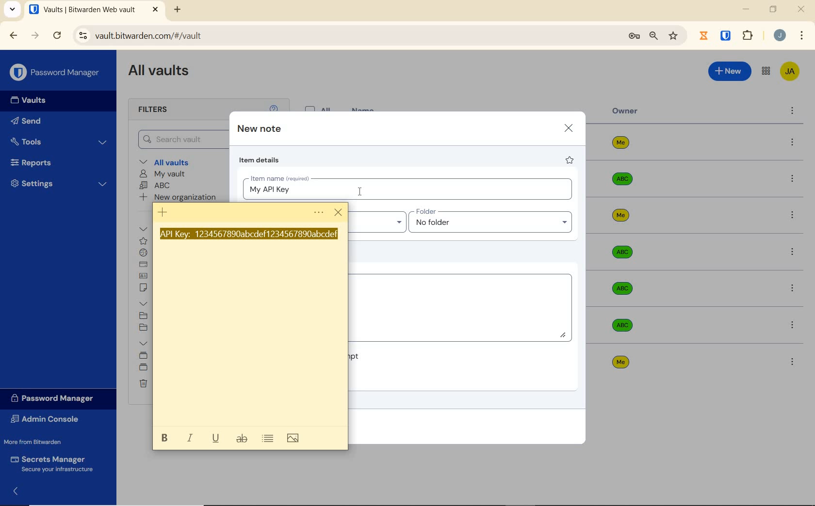 The image size is (815, 506). What do you see at coordinates (726, 36) in the screenshot?
I see `BITWARDEN` at bounding box center [726, 36].